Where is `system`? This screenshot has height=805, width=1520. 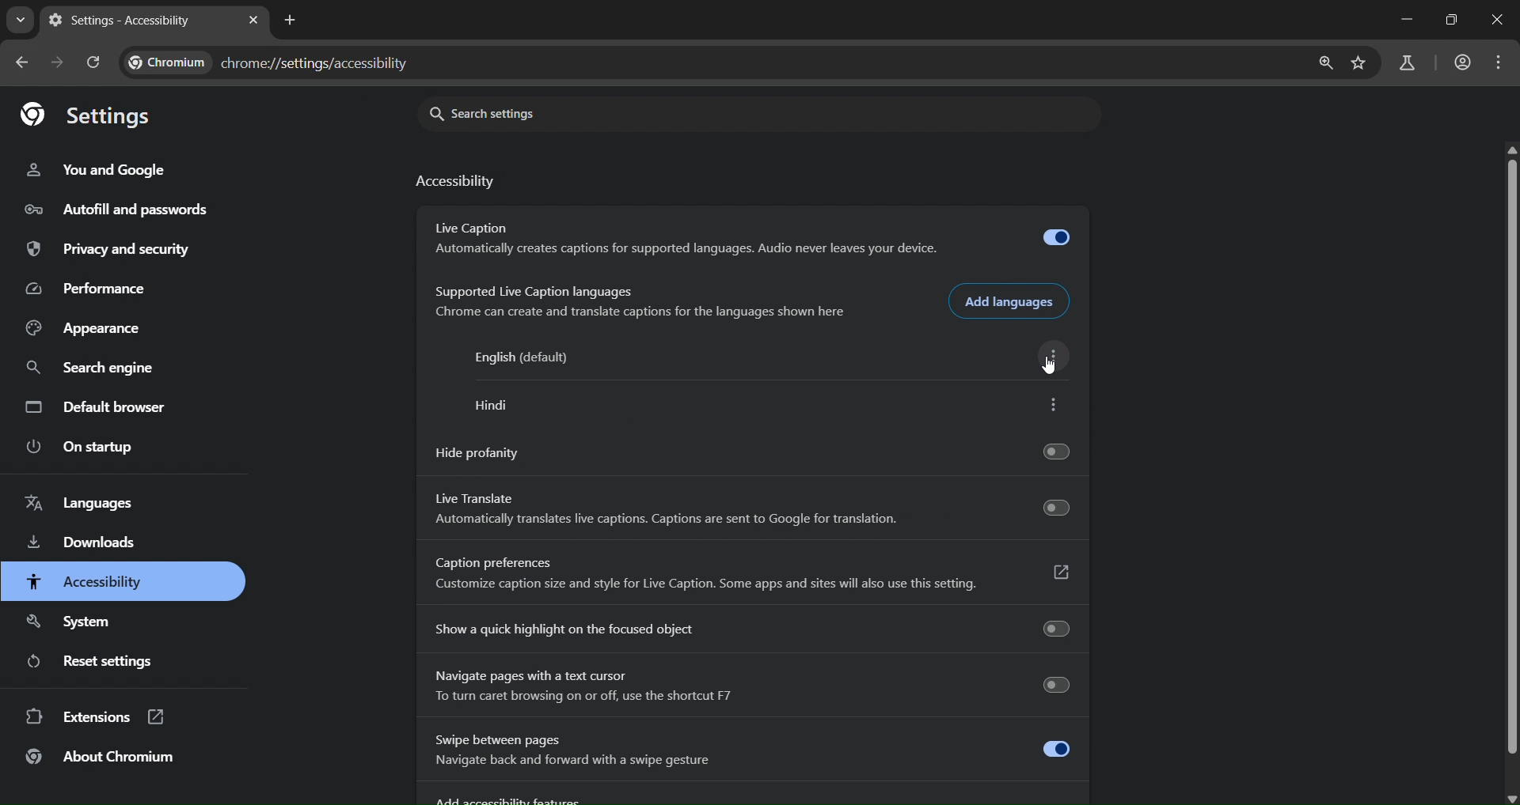 system is located at coordinates (74, 621).